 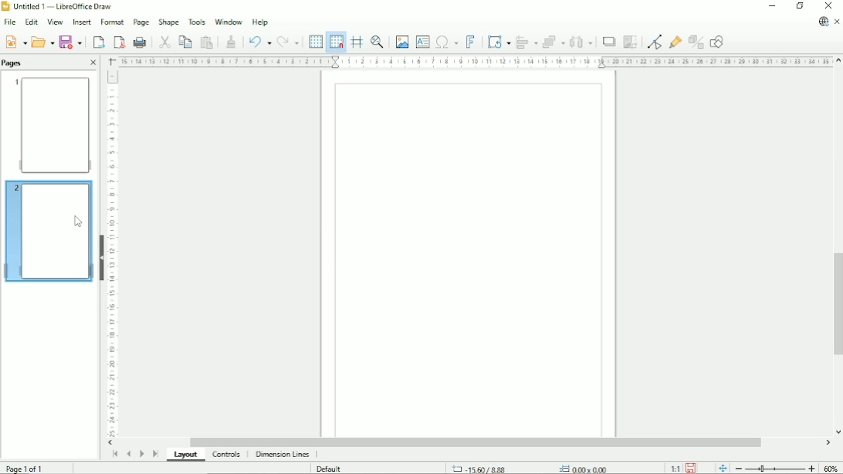 I want to click on Insert special character, so click(x=446, y=41).